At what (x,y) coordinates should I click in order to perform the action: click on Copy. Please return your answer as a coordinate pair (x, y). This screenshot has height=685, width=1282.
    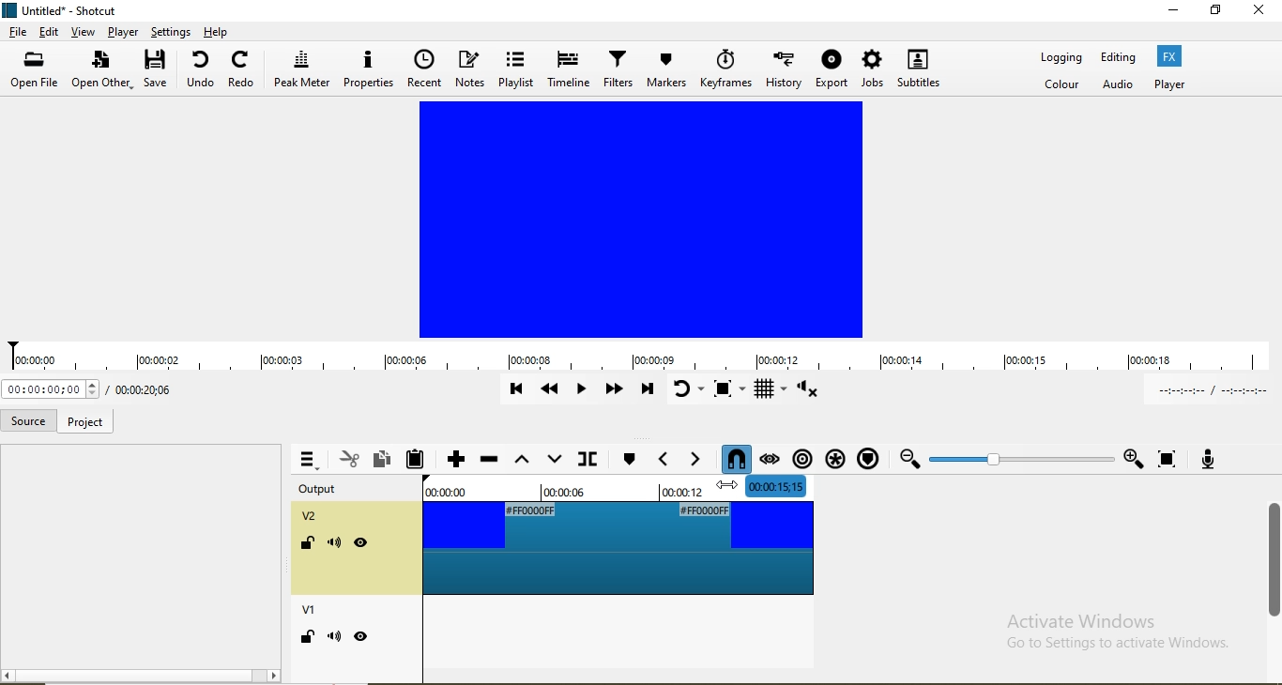
    Looking at the image, I should click on (385, 458).